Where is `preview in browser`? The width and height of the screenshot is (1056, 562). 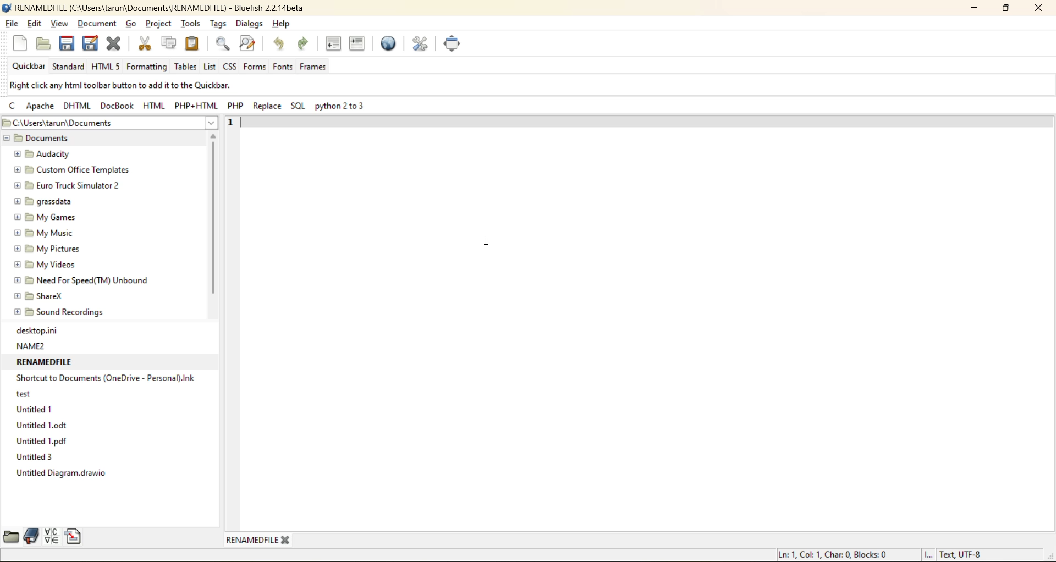
preview in browser is located at coordinates (388, 43).